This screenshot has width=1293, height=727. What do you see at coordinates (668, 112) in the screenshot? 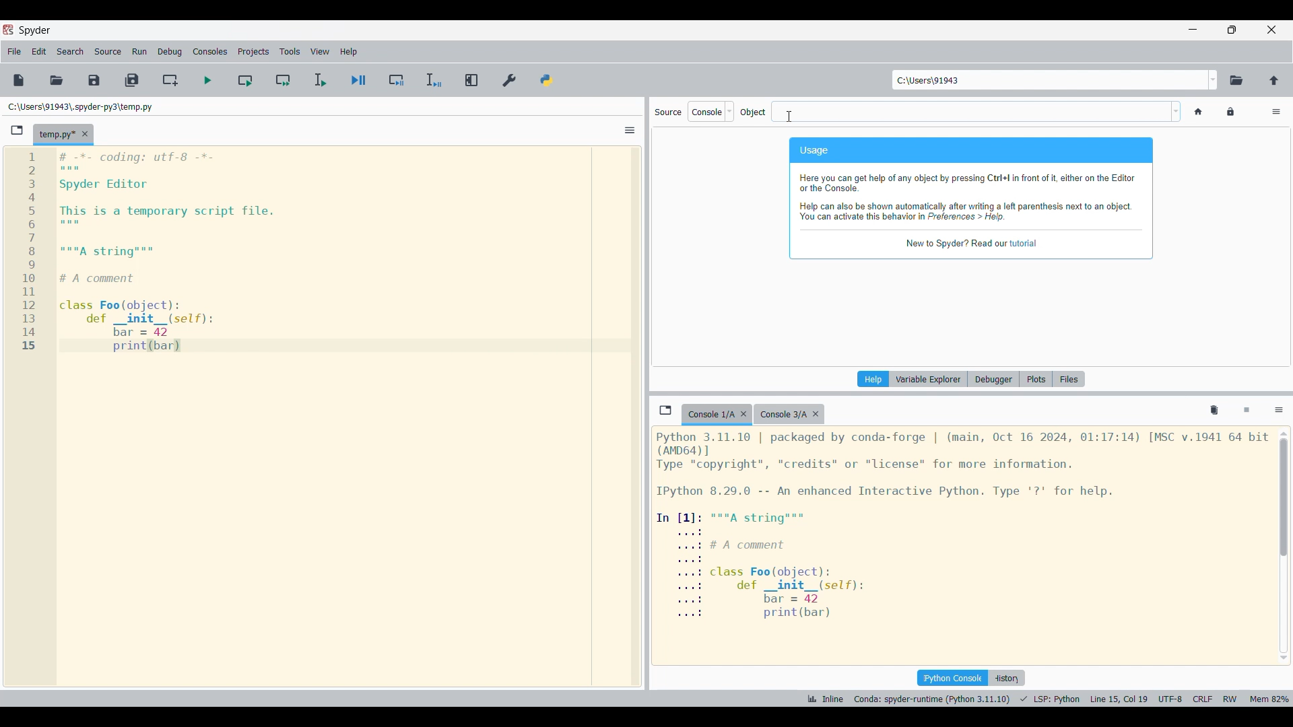
I see `Indicates source options` at bounding box center [668, 112].